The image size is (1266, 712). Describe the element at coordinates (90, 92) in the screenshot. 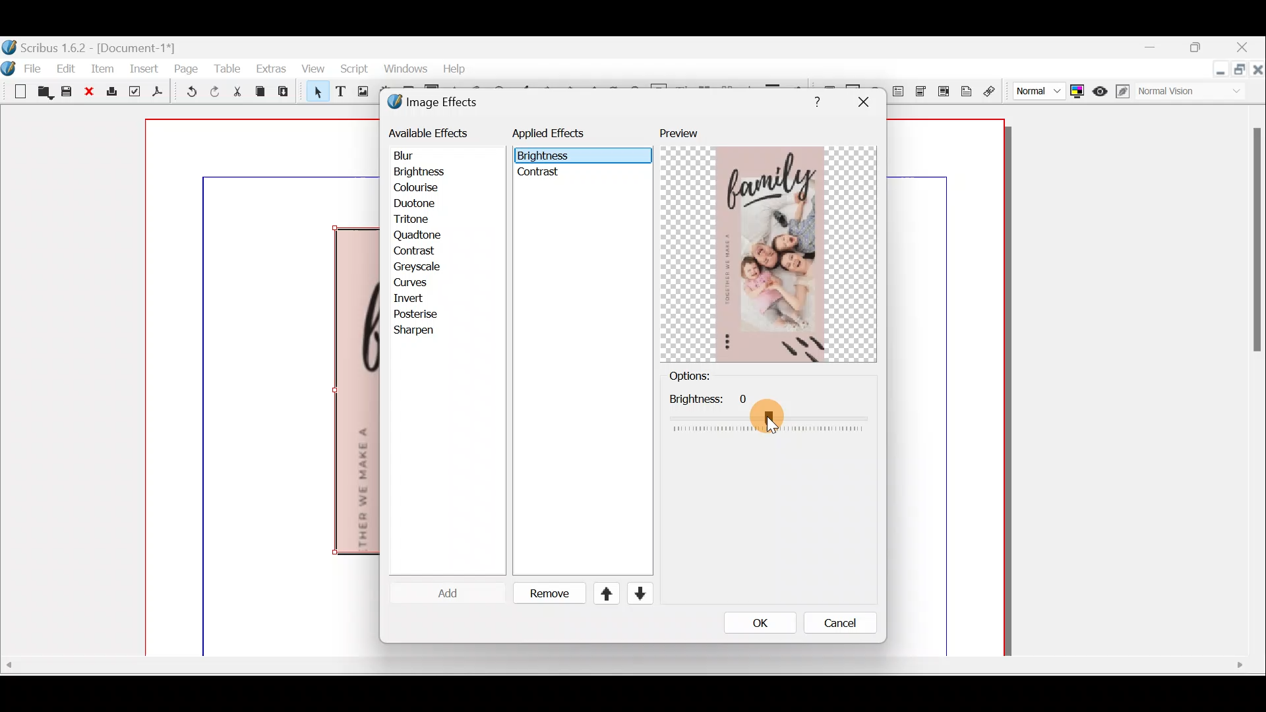

I see `Close` at that location.